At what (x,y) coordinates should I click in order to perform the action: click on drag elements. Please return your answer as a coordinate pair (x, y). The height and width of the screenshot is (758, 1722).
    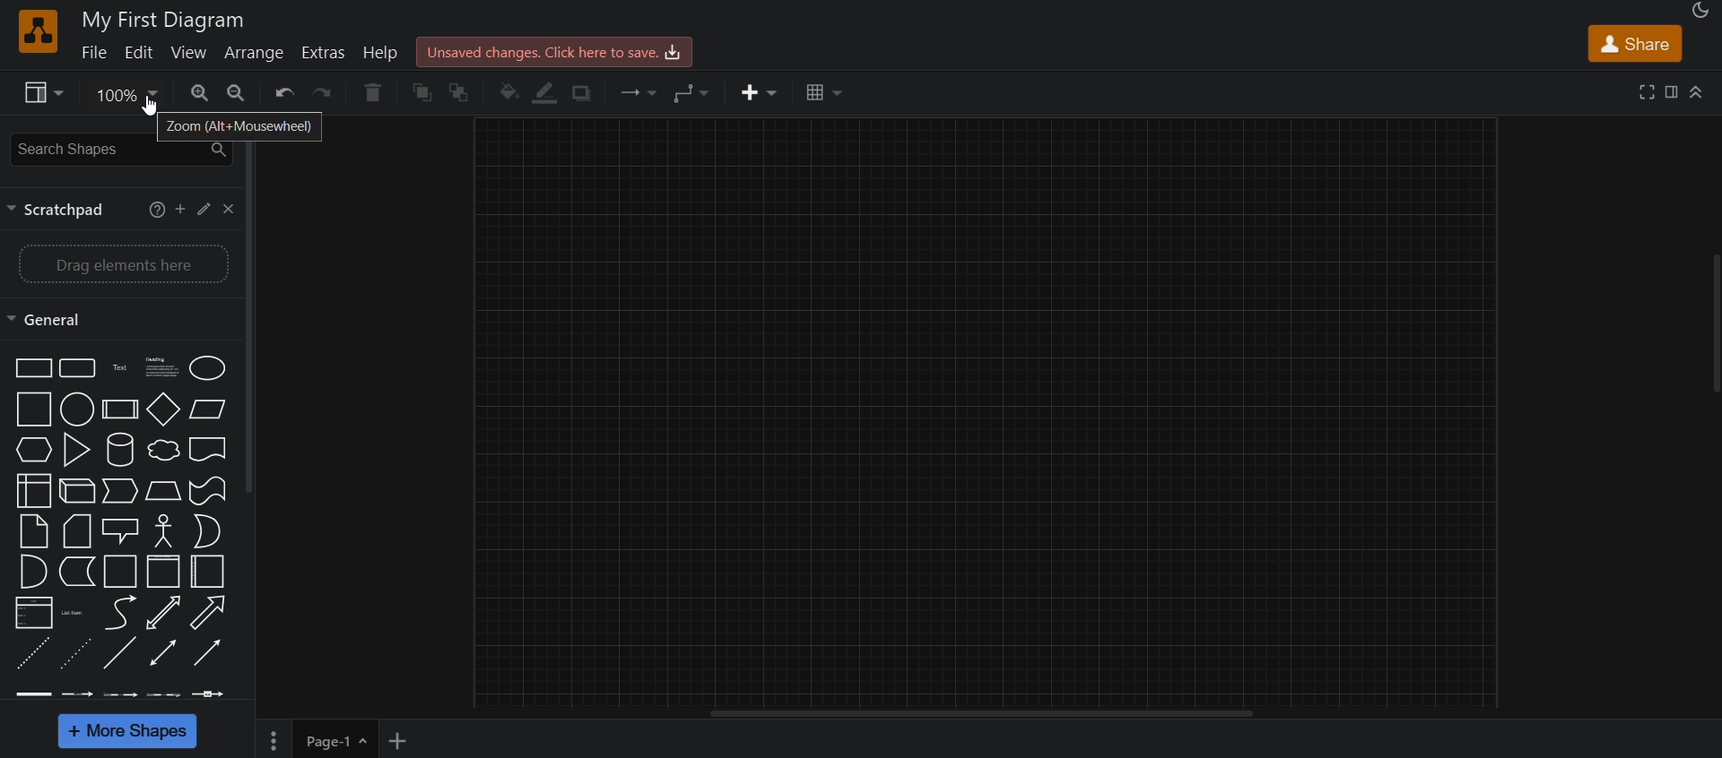
    Looking at the image, I should click on (122, 265).